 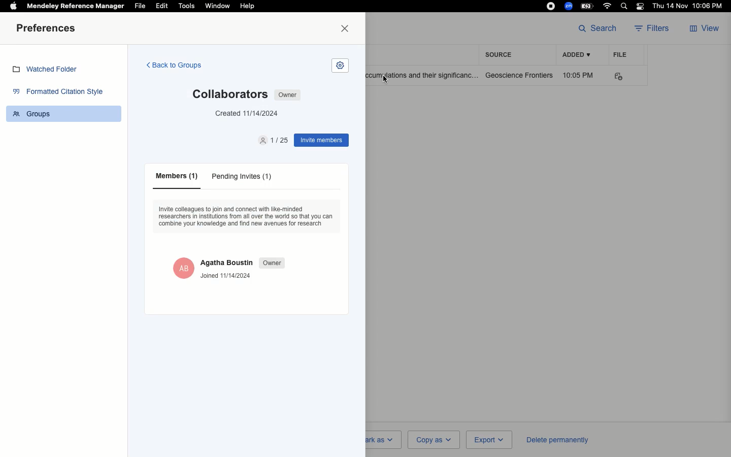 What do you see at coordinates (173, 66) in the screenshot?
I see `Back to groups` at bounding box center [173, 66].